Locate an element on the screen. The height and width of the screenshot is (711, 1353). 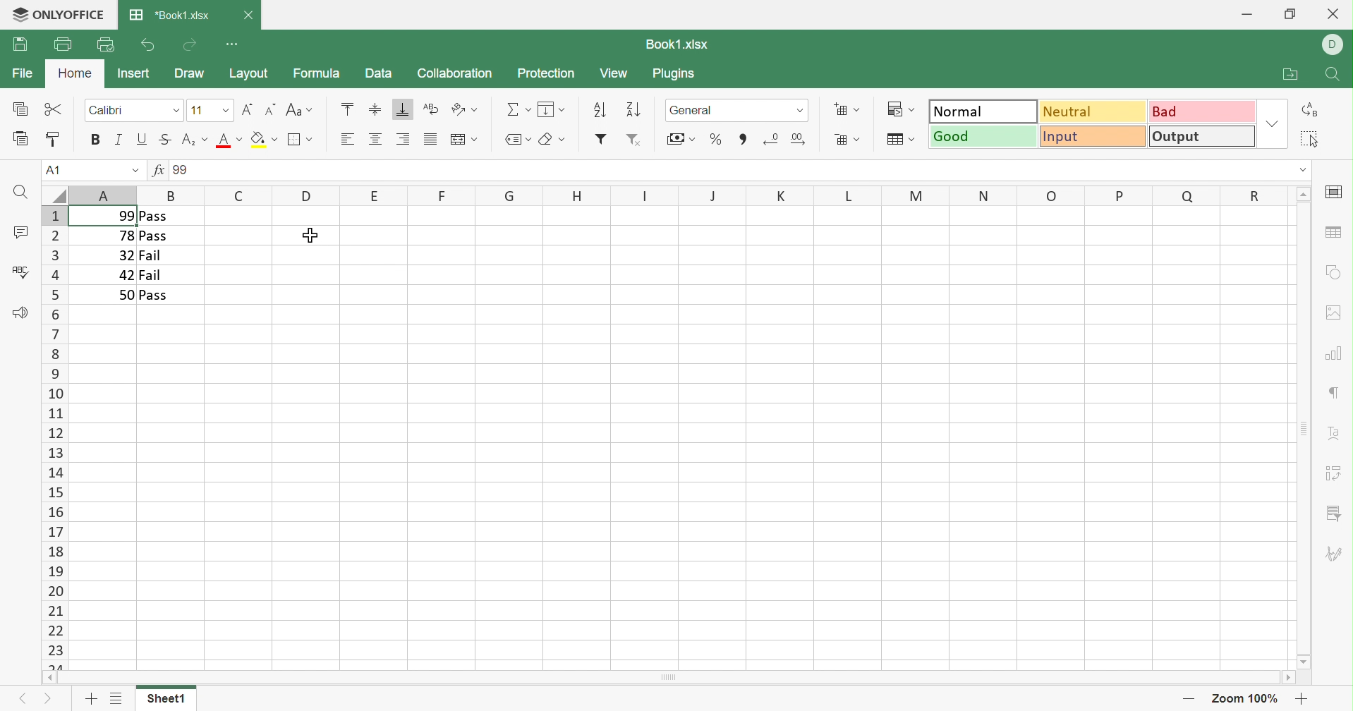
78 is located at coordinates (124, 236).